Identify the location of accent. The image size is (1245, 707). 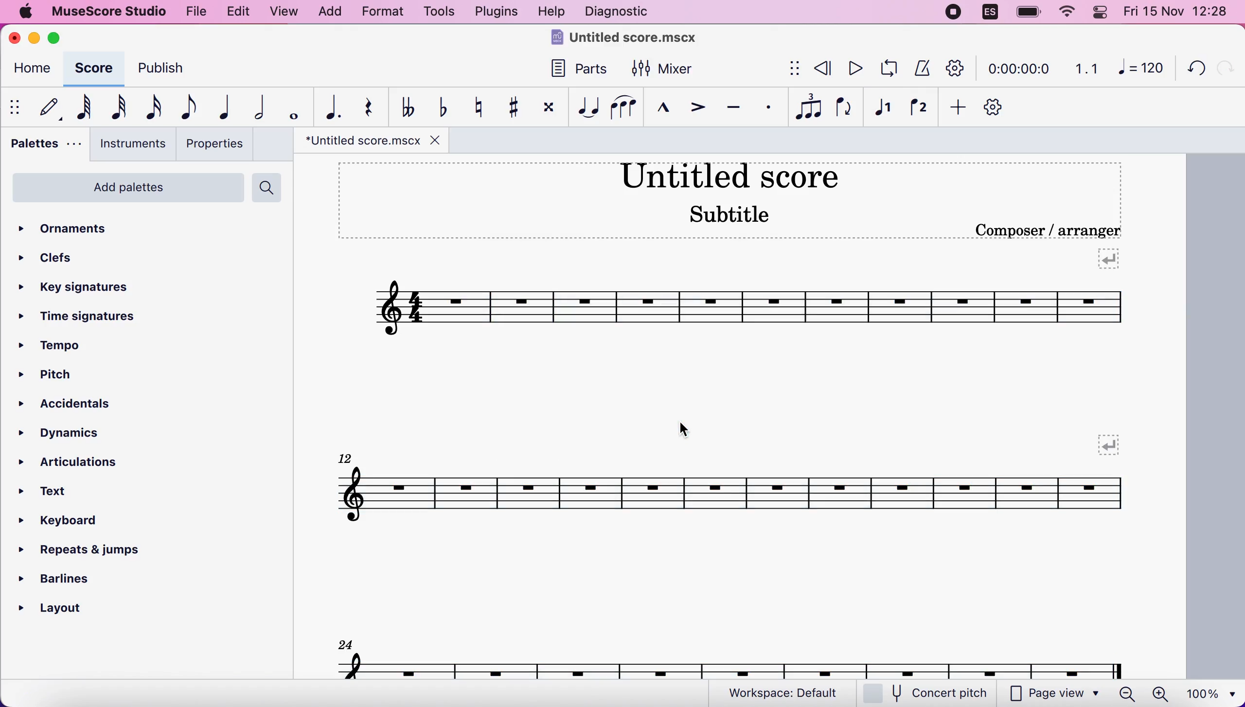
(693, 109).